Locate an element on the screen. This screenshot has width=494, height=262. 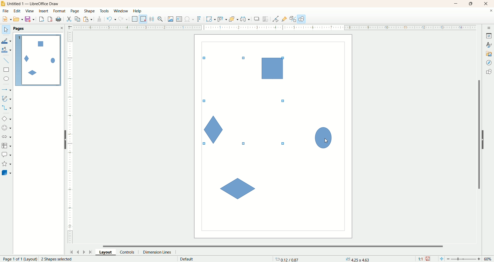
allign object is located at coordinates (223, 19).